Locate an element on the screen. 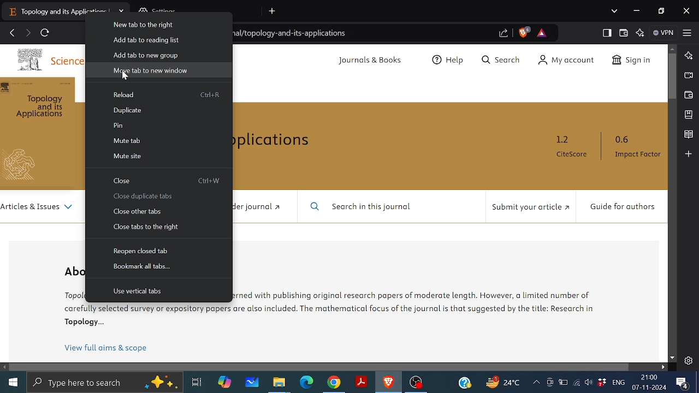  Move tab to new window is located at coordinates (151, 71).